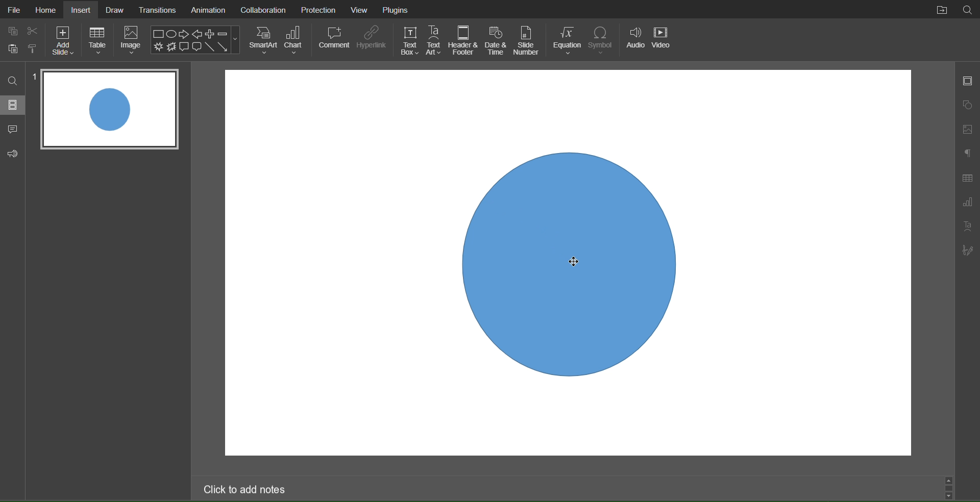 This screenshot has height=502, width=980. What do you see at coordinates (567, 266) in the screenshot?
I see `Circle (solid fill)` at bounding box center [567, 266].